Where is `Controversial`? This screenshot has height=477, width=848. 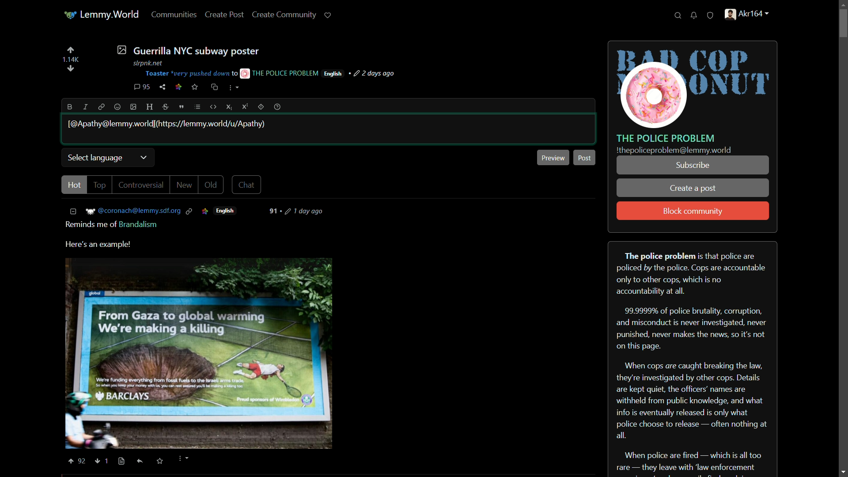
Controversial is located at coordinates (142, 185).